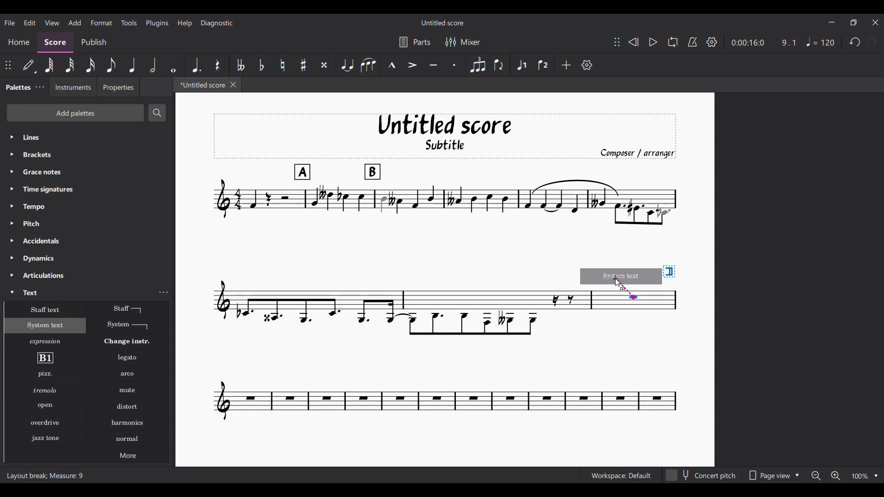  Describe the element at coordinates (45, 341) in the screenshot. I see `Expression text` at that location.